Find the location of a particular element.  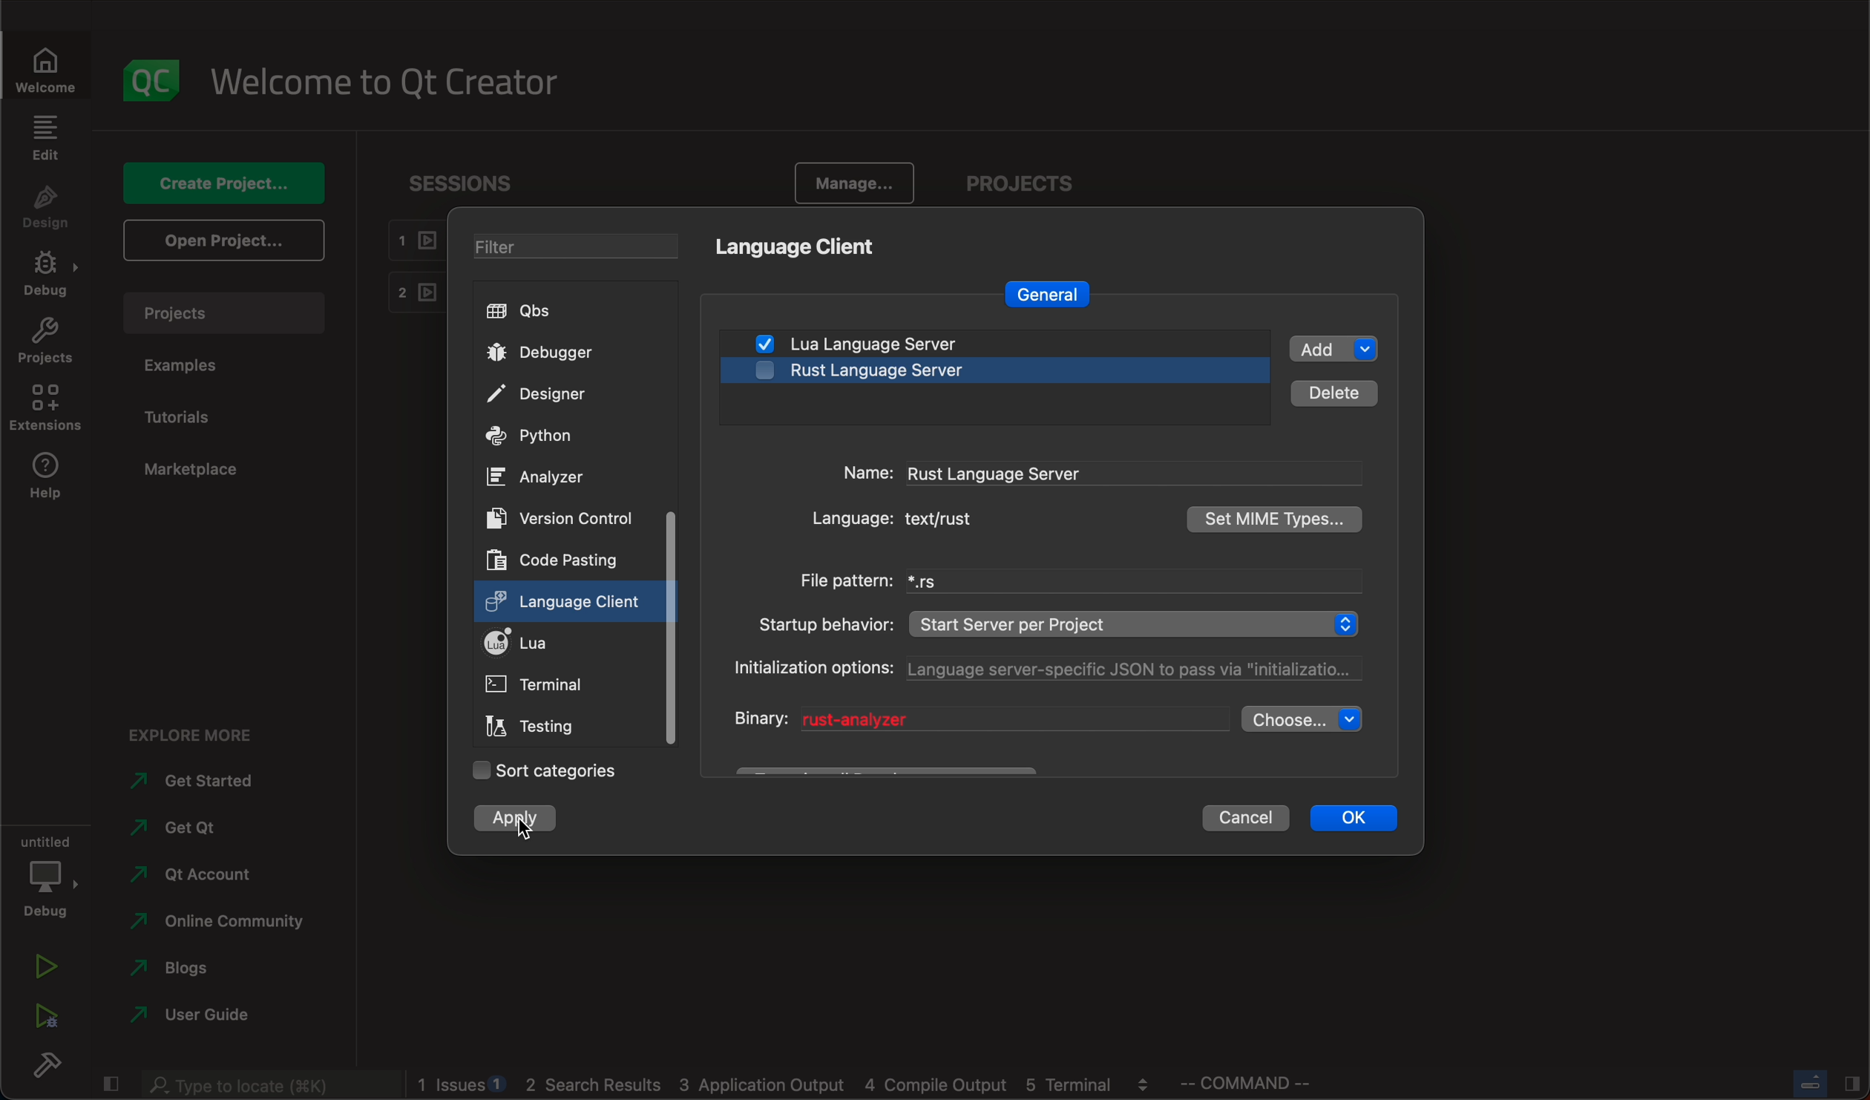

create is located at coordinates (219, 186).